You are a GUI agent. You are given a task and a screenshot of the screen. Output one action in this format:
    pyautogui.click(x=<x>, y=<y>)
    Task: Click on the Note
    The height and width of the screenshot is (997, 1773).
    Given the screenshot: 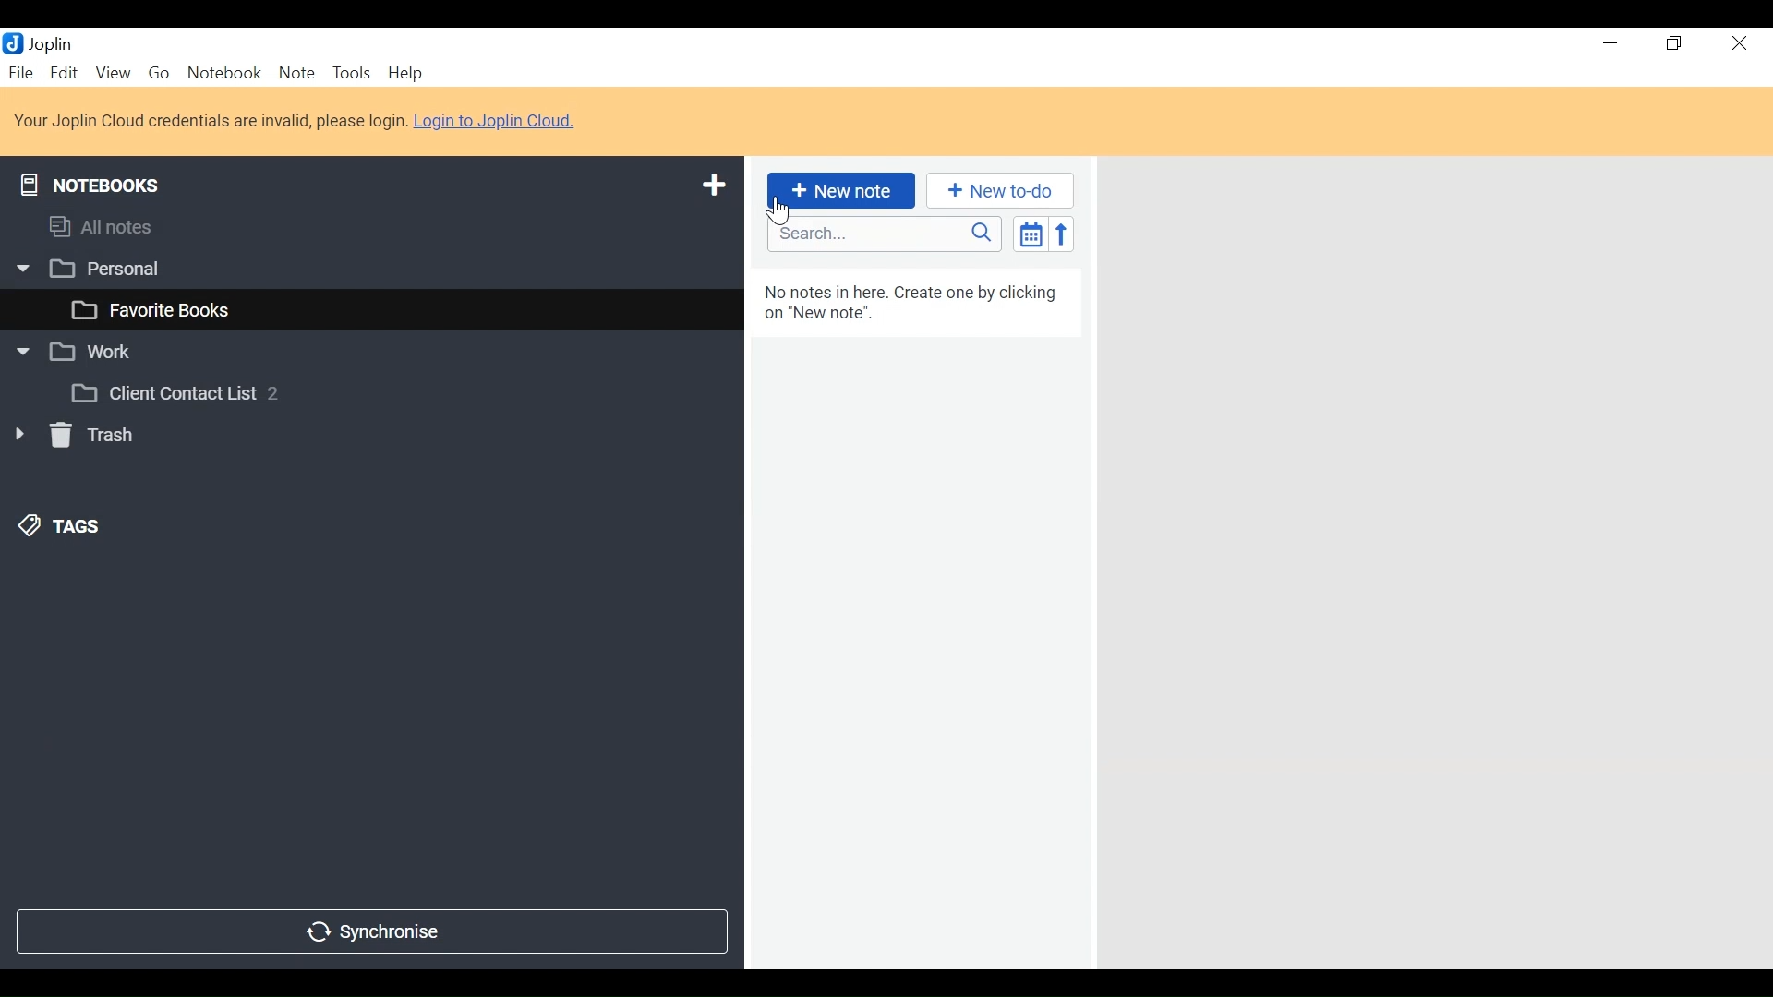 What is the action you would take?
    pyautogui.click(x=295, y=73)
    